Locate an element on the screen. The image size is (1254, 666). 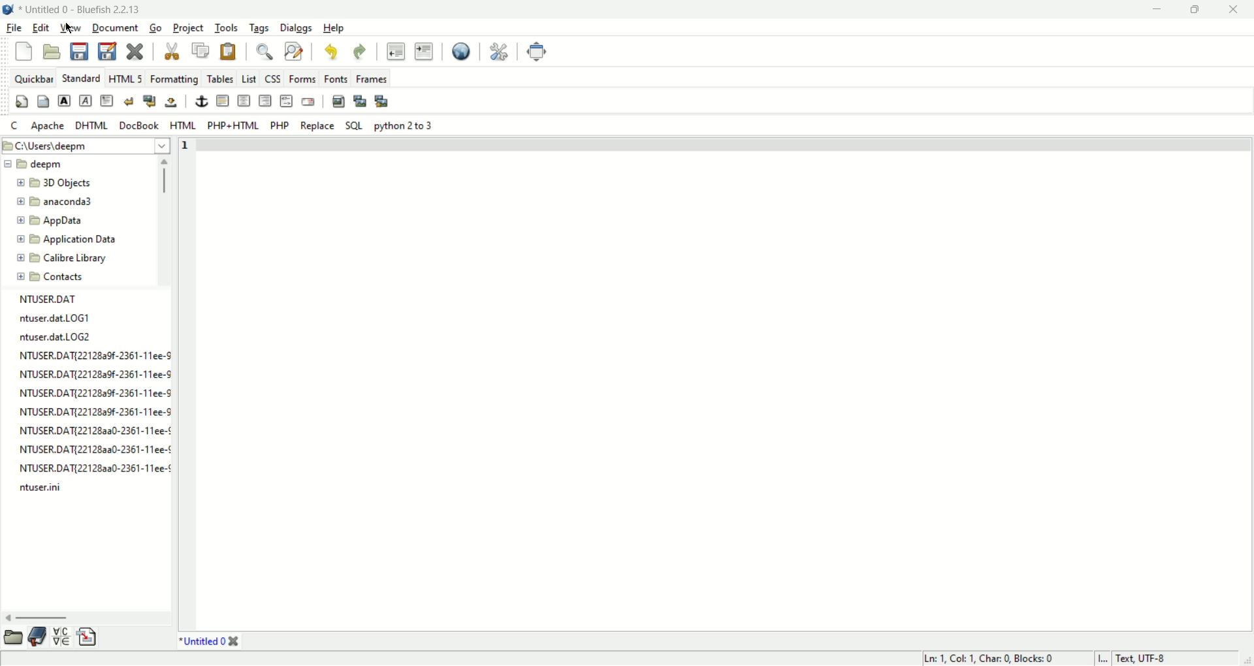
calibre is located at coordinates (63, 259).